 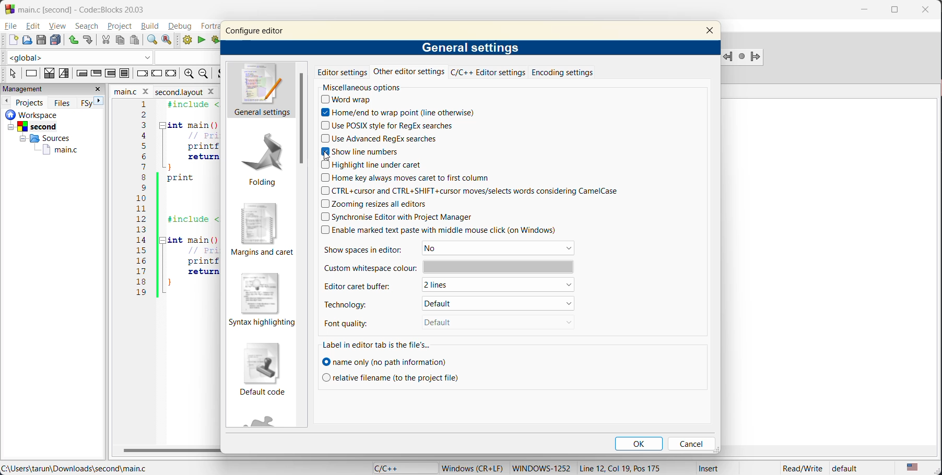 I want to click on Second, so click(x=46, y=126).